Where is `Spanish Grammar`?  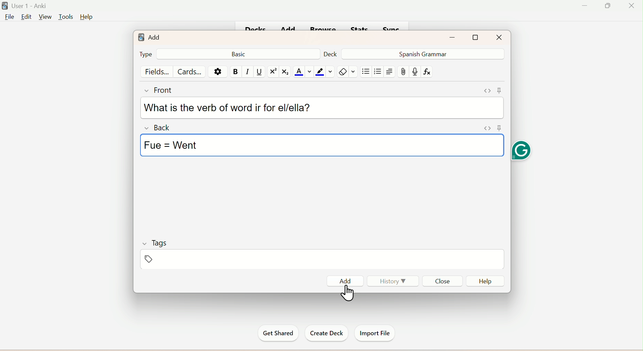 Spanish Grammar is located at coordinates (421, 54).